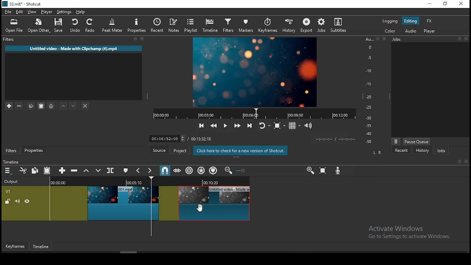 The width and height of the screenshot is (471, 265). I want to click on keyframes, so click(268, 25).